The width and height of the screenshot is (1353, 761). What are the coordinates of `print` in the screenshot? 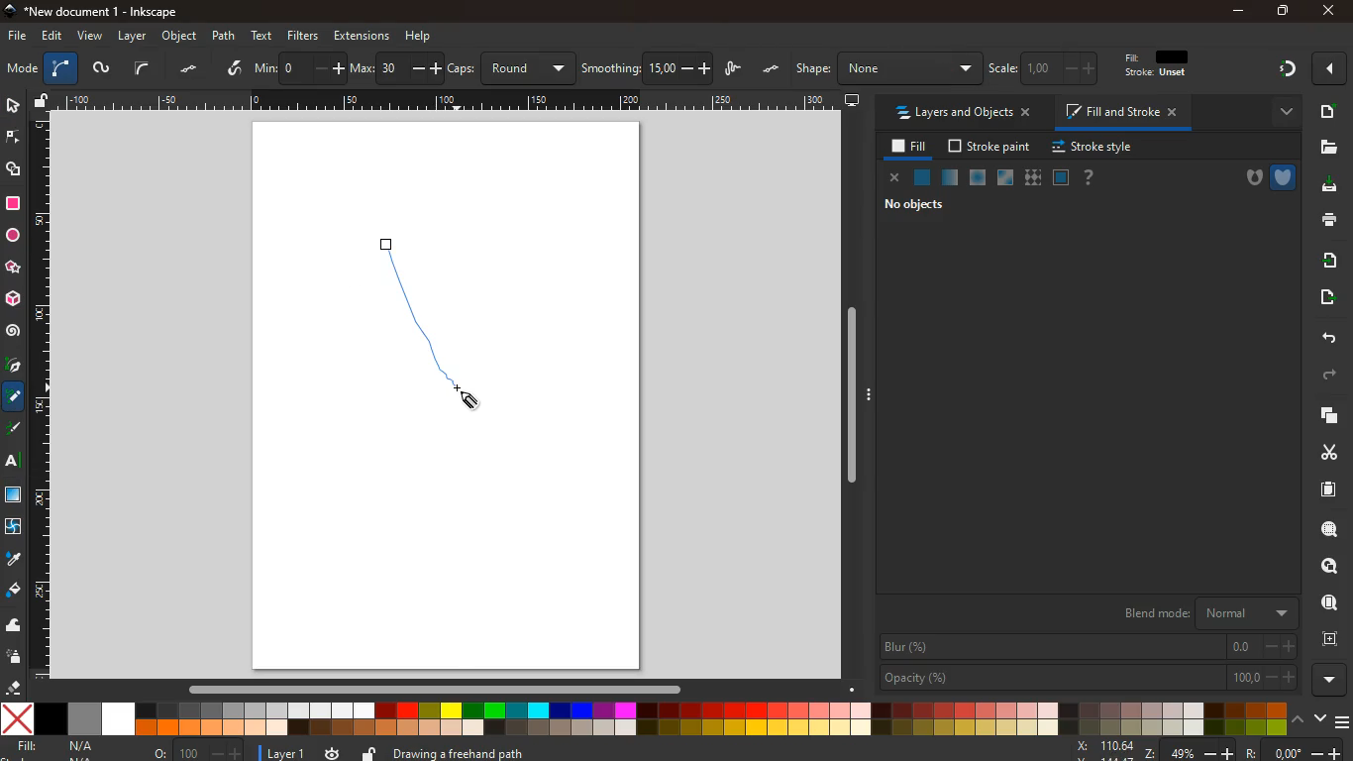 It's located at (1325, 219).